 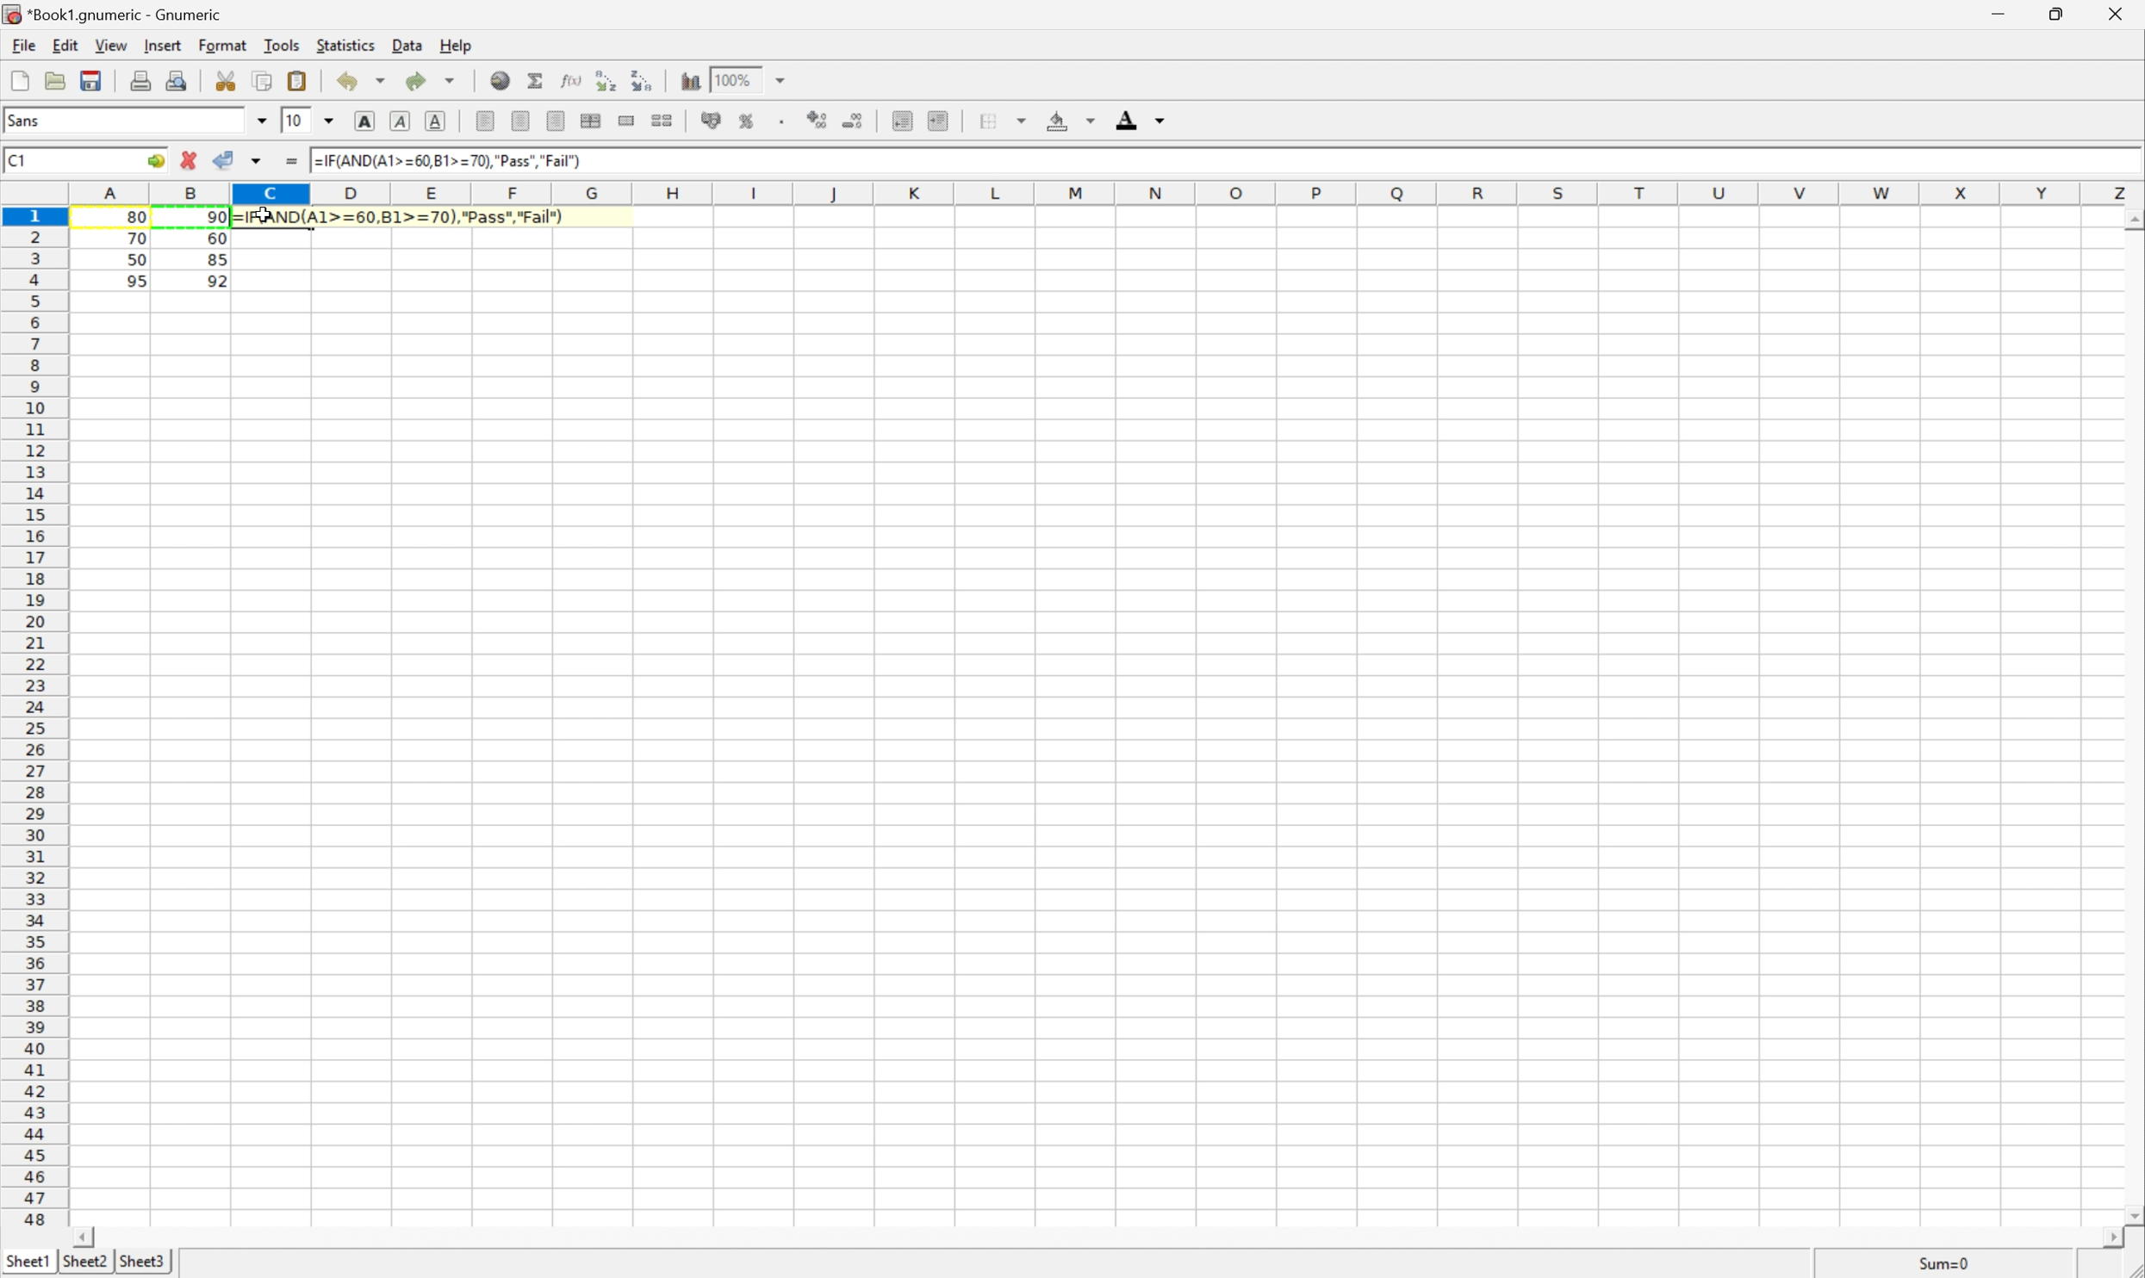 What do you see at coordinates (348, 47) in the screenshot?
I see `Statistics` at bounding box center [348, 47].